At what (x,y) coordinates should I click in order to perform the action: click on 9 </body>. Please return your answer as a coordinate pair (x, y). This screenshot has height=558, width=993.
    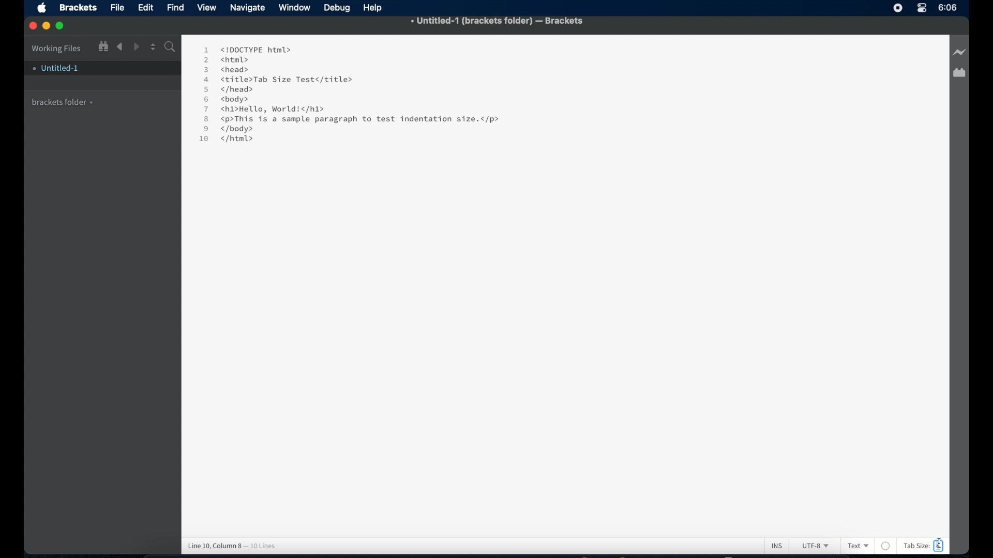
    Looking at the image, I should click on (236, 129).